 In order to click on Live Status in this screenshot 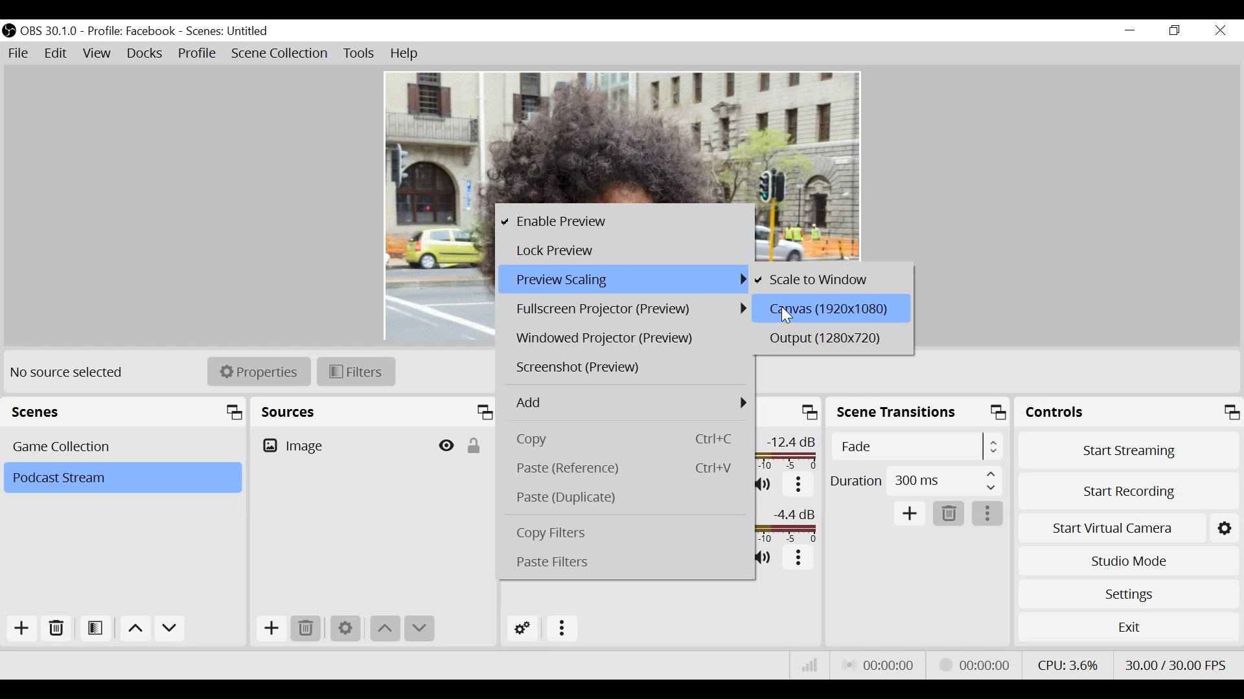, I will do `click(879, 667)`.